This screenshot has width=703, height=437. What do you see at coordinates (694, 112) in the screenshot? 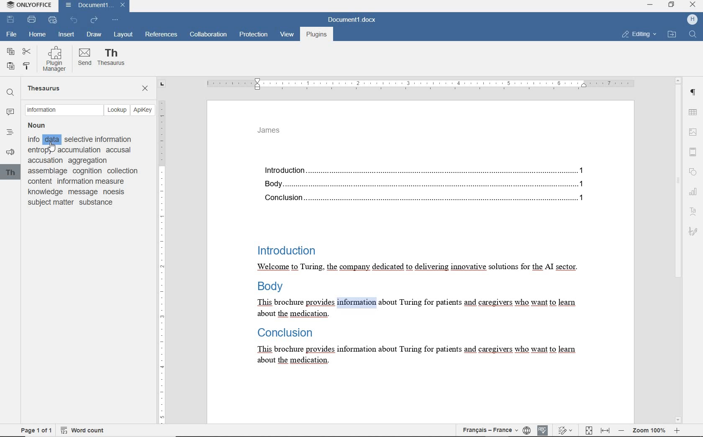
I see `TABLE` at bounding box center [694, 112].